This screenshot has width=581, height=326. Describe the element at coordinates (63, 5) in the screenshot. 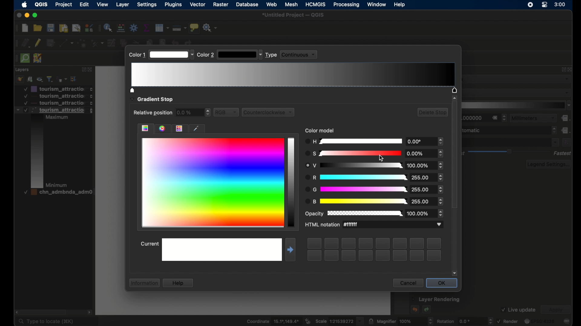

I see `project` at that location.